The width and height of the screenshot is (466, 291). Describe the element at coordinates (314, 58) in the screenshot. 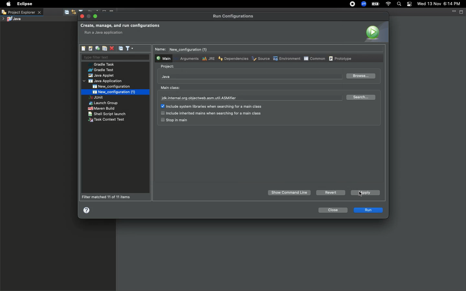

I see `Common` at that location.